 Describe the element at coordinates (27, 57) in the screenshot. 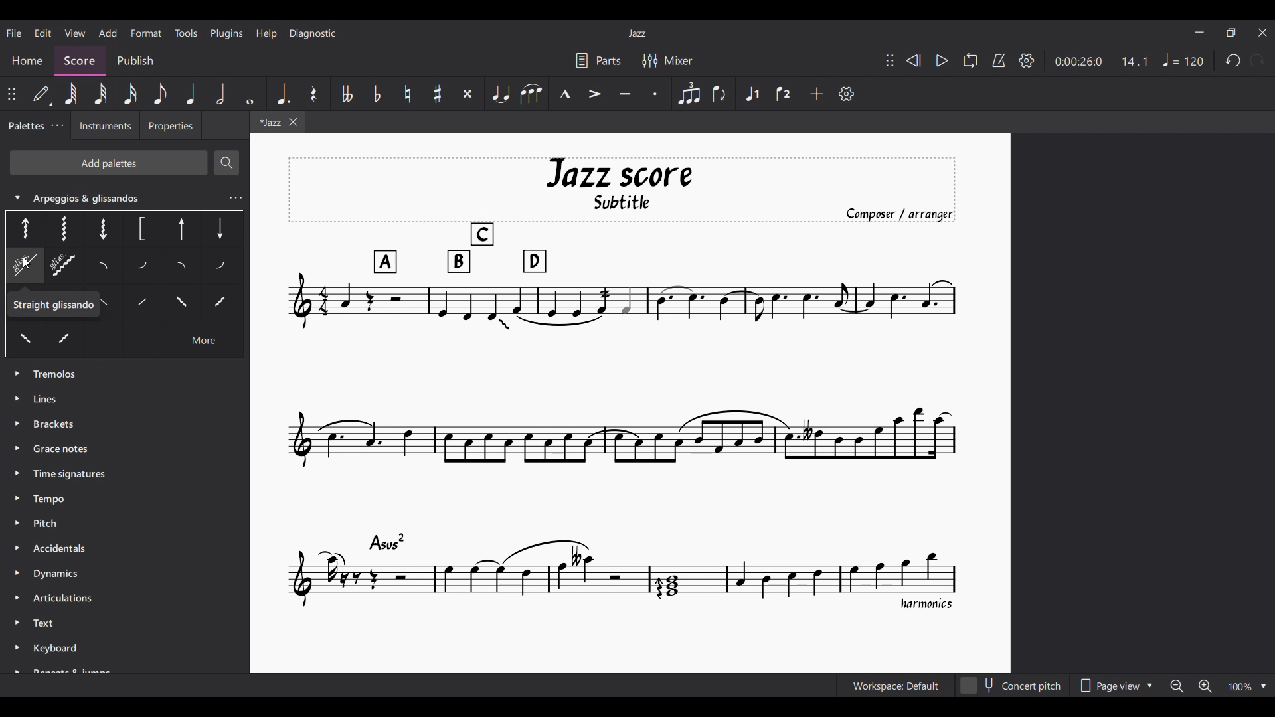

I see `Home` at that location.